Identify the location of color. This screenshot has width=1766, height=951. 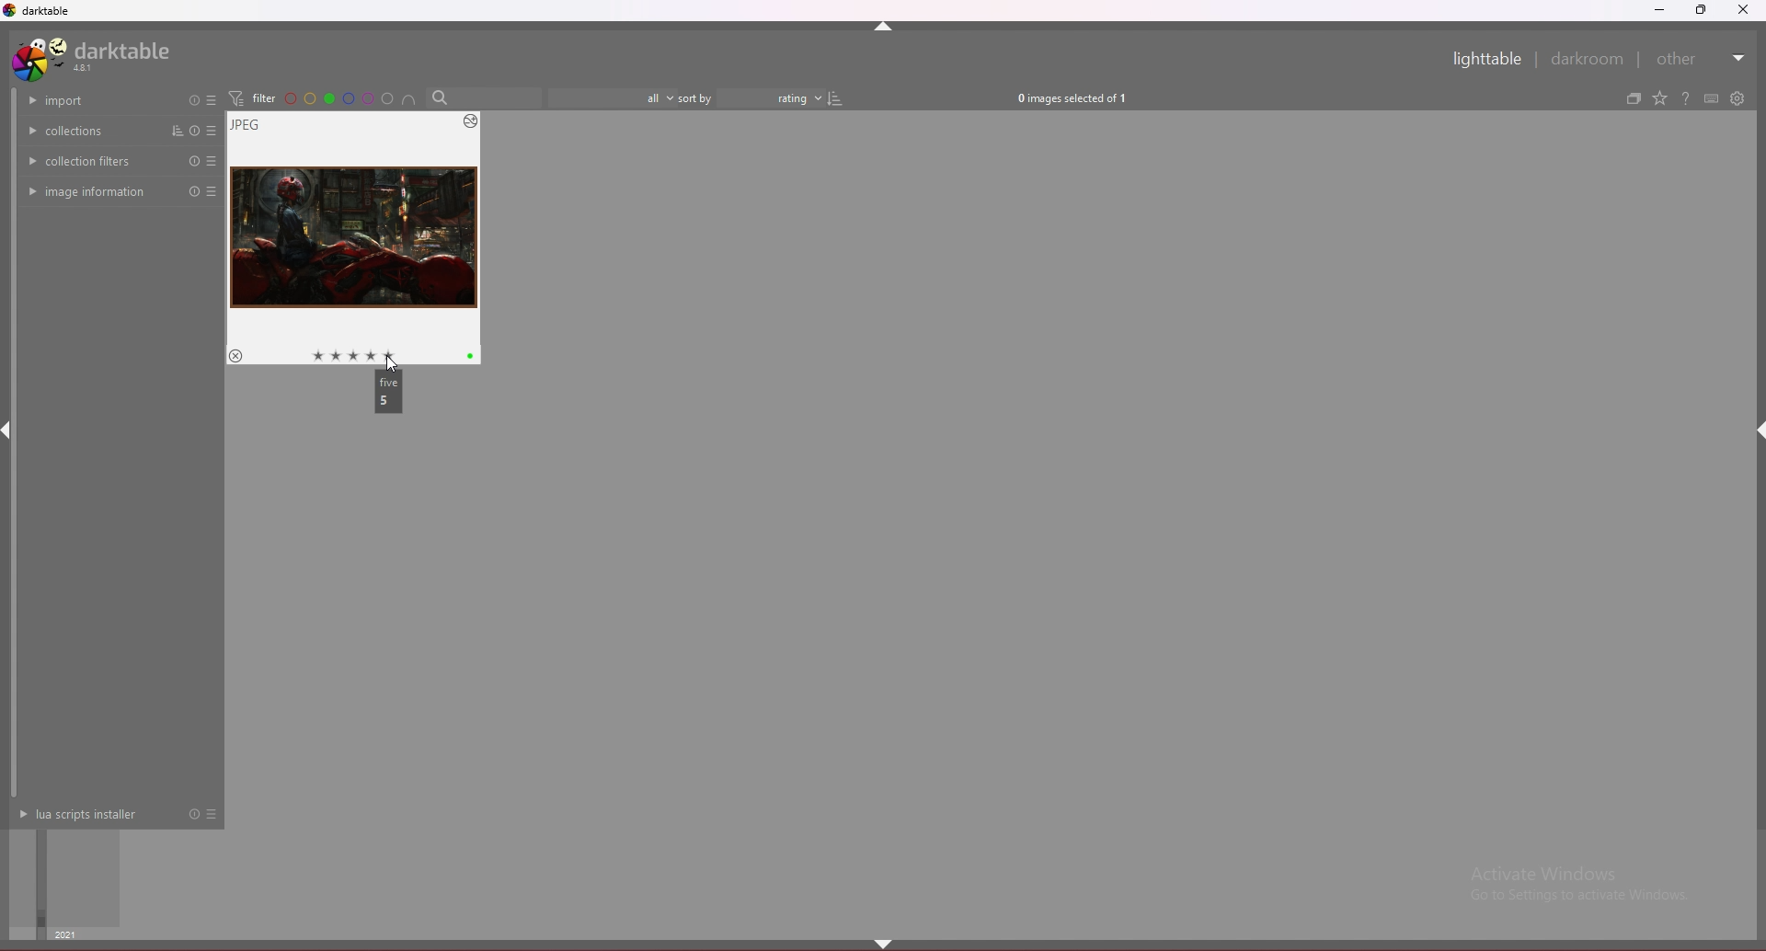
(471, 356).